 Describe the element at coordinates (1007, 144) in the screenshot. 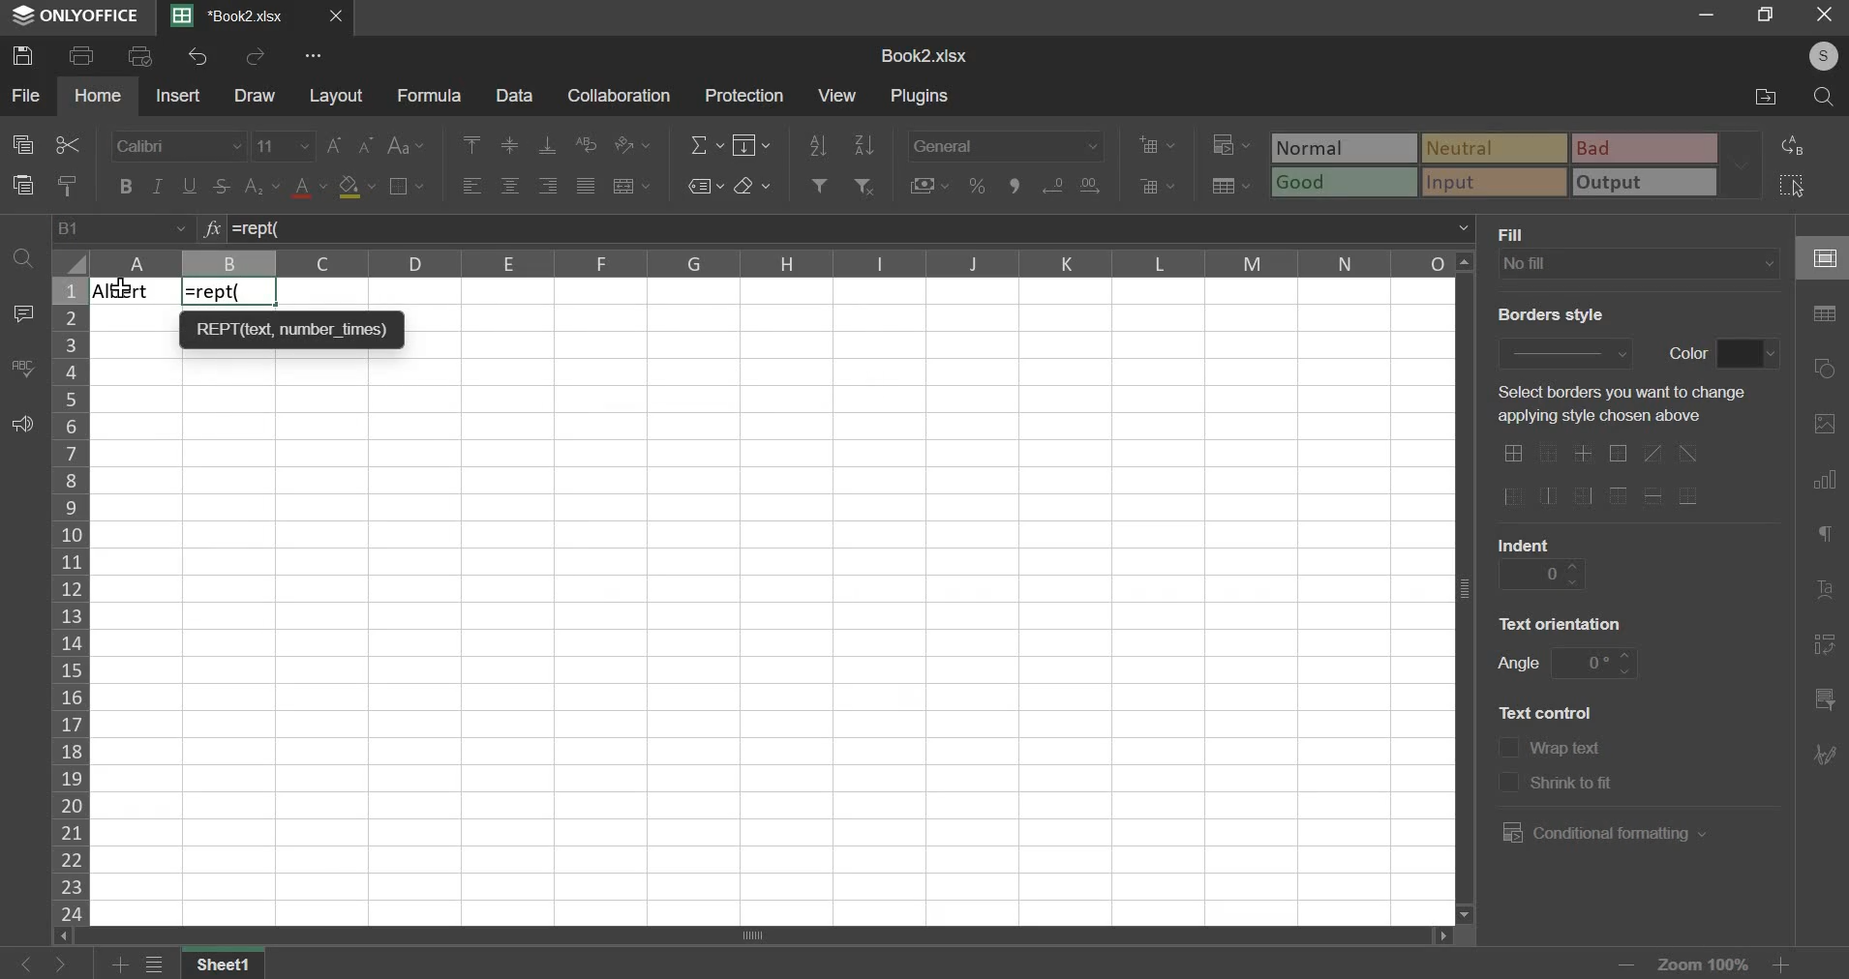

I see `number format` at that location.